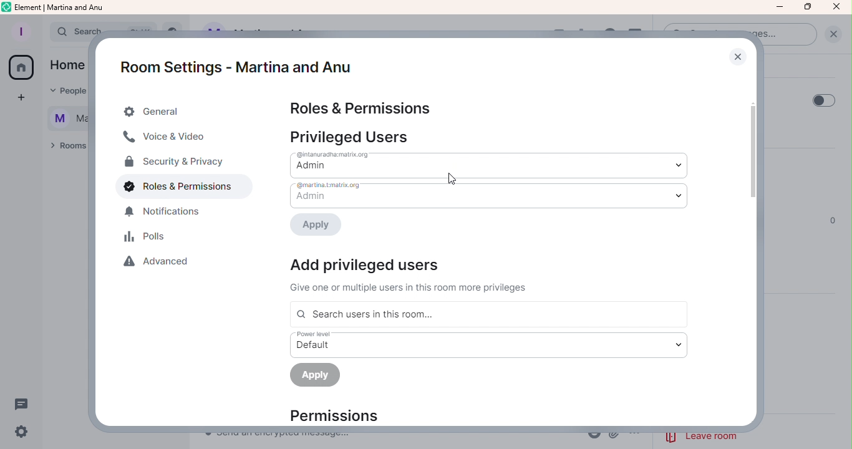 Image resolution: width=852 pixels, height=449 pixels. What do you see at coordinates (18, 98) in the screenshot?
I see `Create a space` at bounding box center [18, 98].